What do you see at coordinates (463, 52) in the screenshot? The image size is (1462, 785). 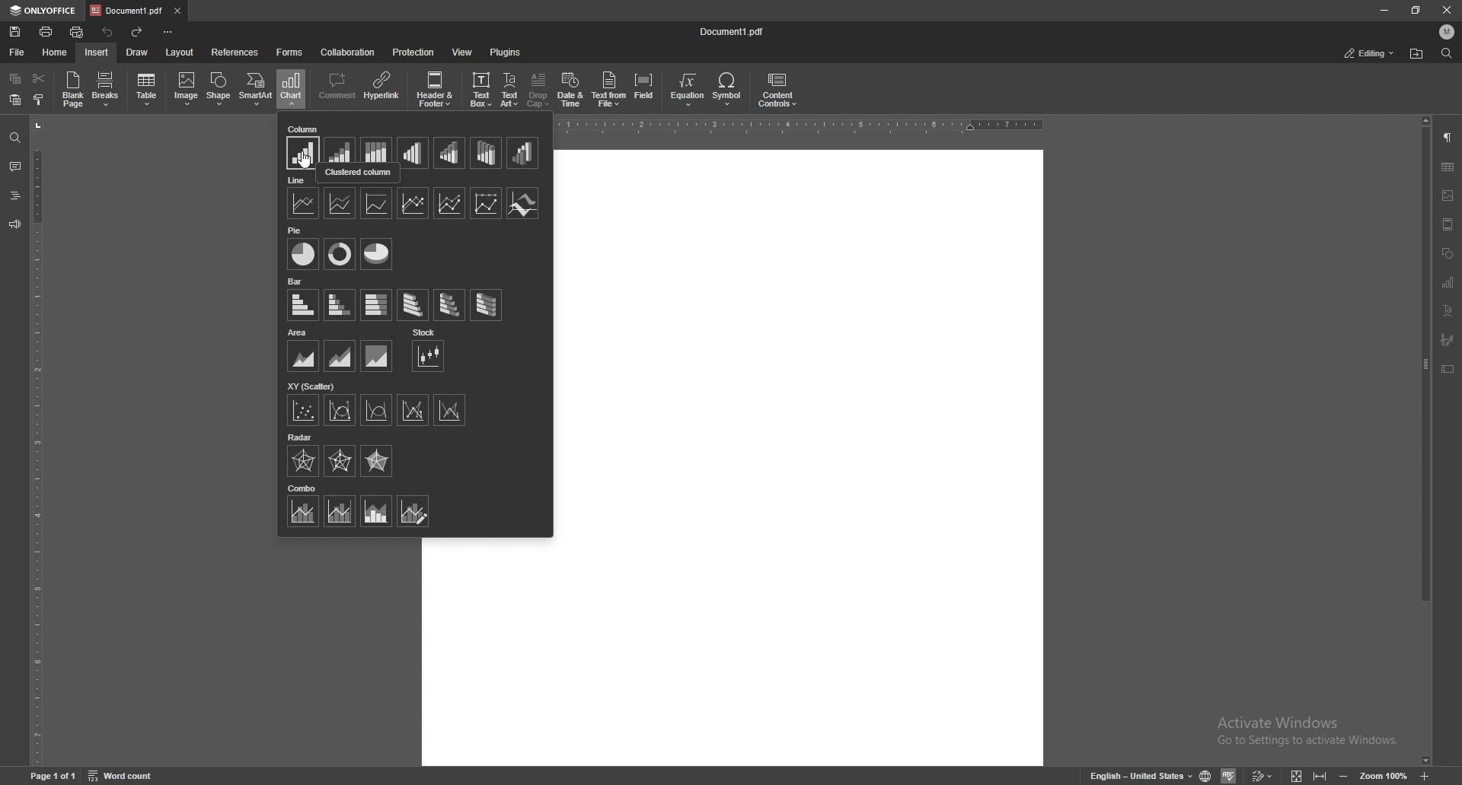 I see `view` at bounding box center [463, 52].